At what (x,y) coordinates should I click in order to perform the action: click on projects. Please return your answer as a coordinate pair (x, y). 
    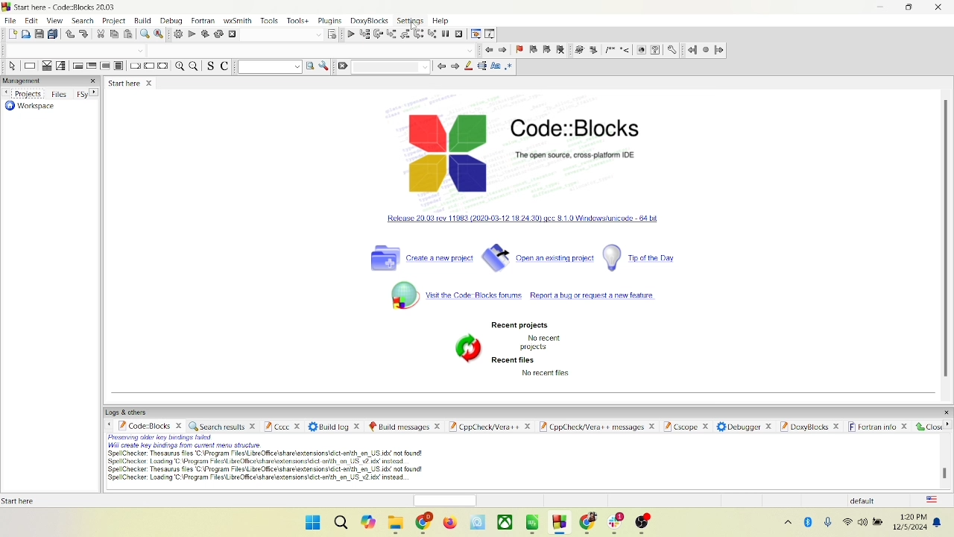
    Looking at the image, I should click on (23, 92).